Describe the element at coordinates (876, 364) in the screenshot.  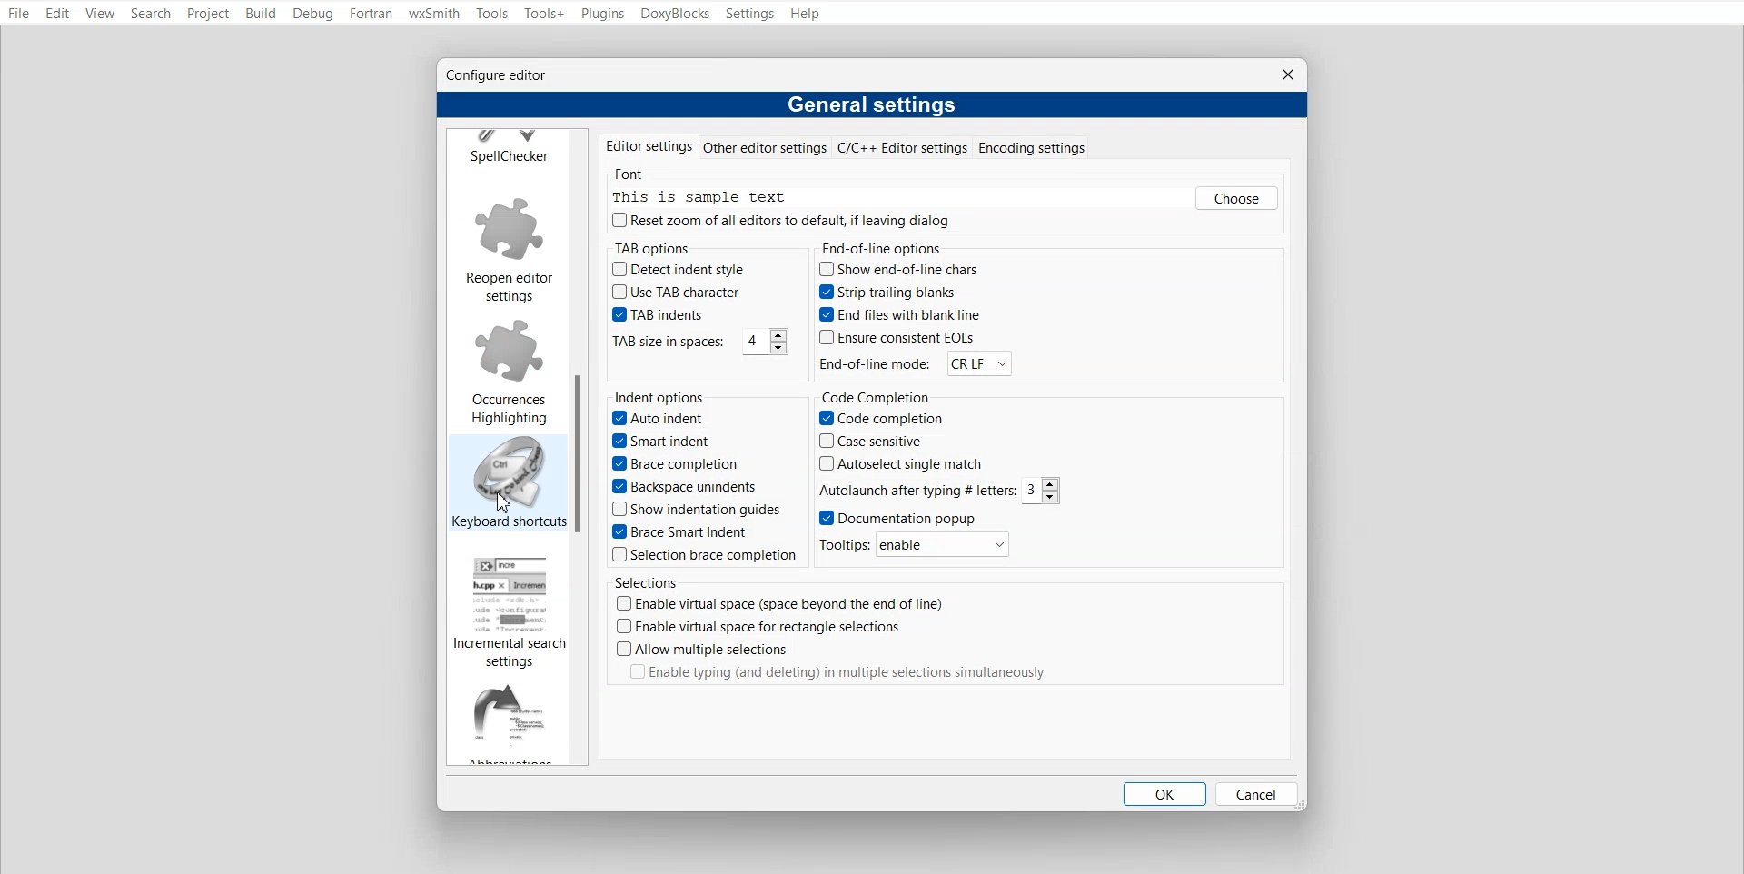
I see `‘End-of-line mode:` at that location.